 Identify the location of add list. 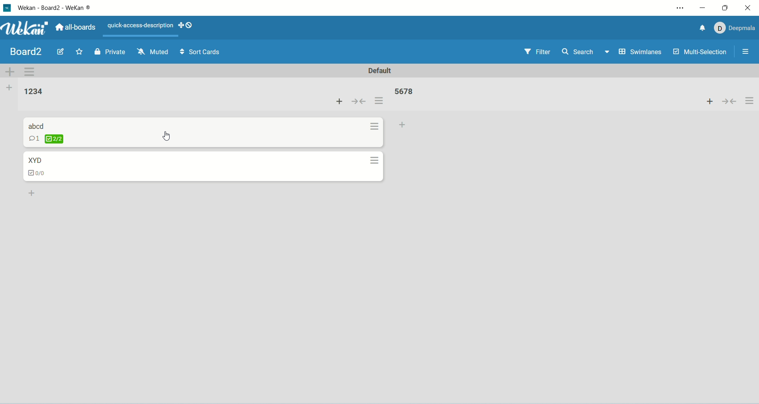
(10, 88).